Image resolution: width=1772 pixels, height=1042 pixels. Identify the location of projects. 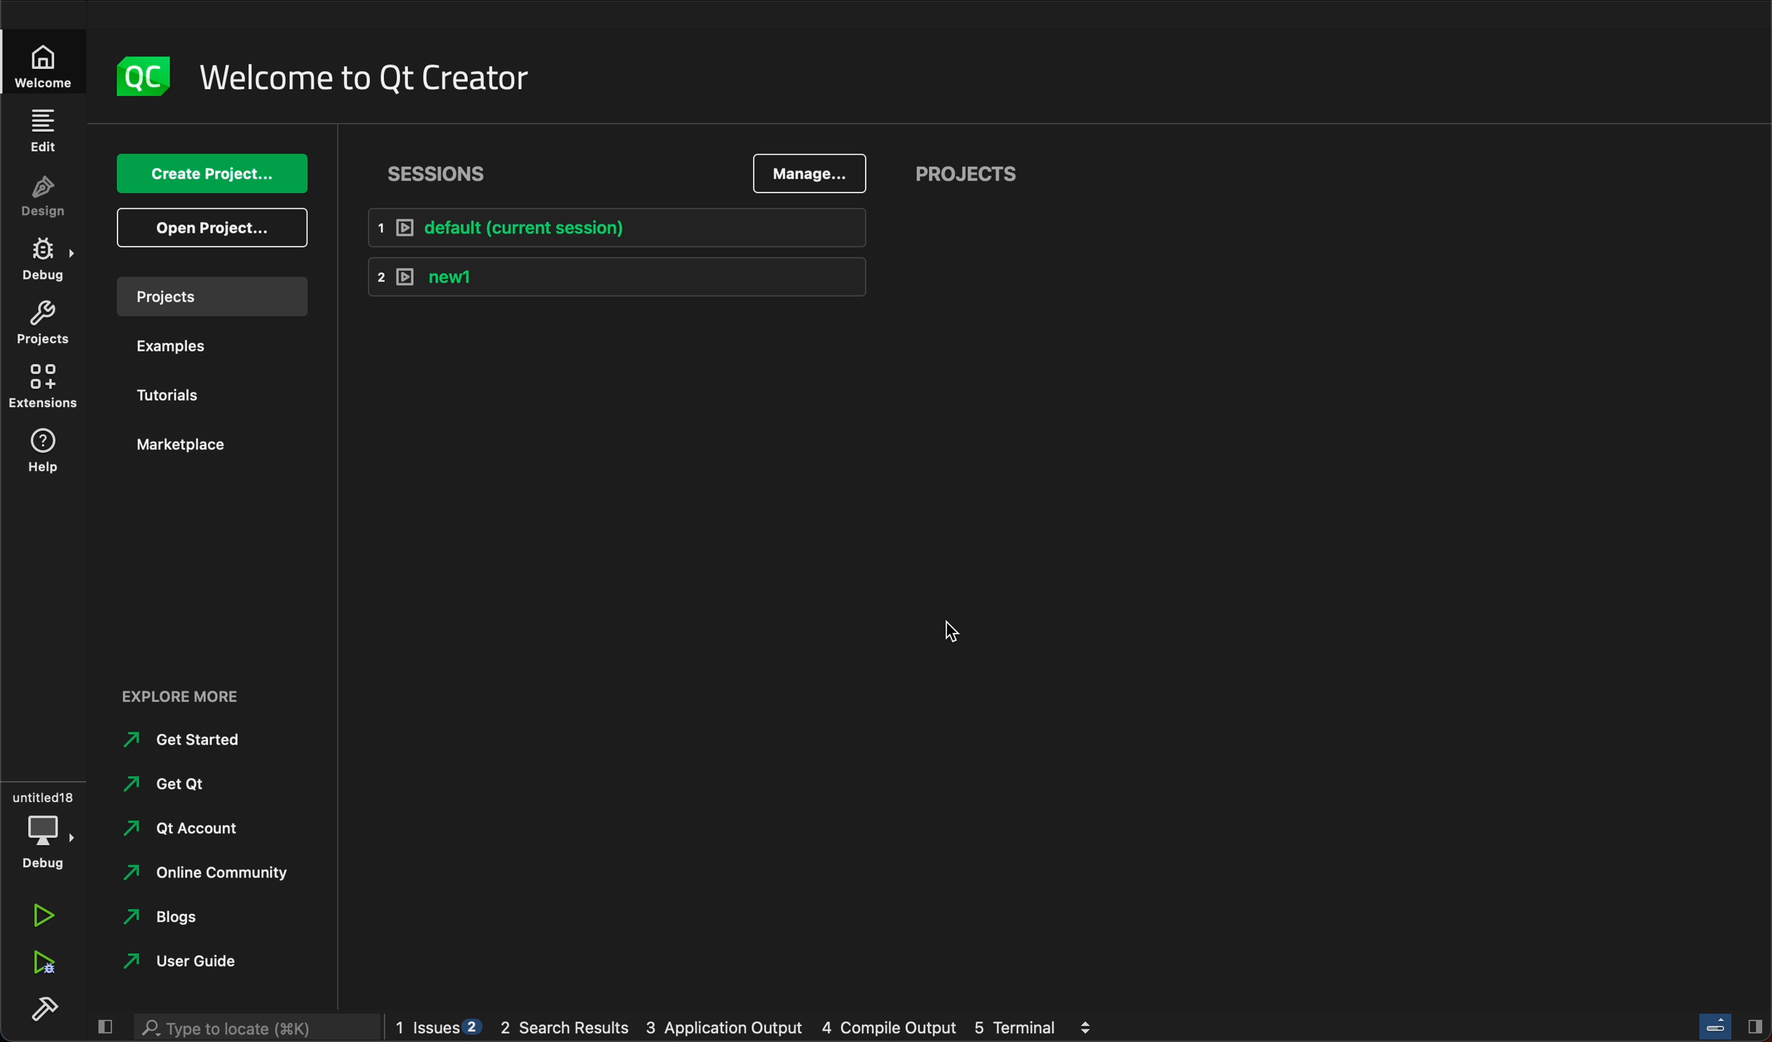
(39, 323).